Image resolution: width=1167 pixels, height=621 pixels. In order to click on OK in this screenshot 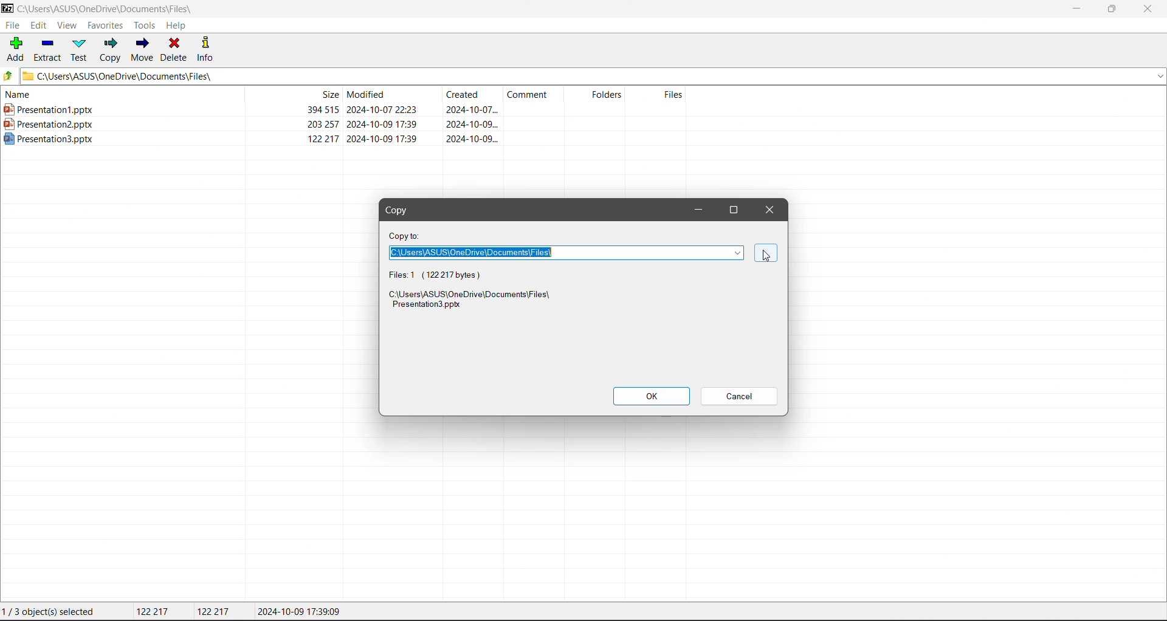, I will do `click(652, 396)`.